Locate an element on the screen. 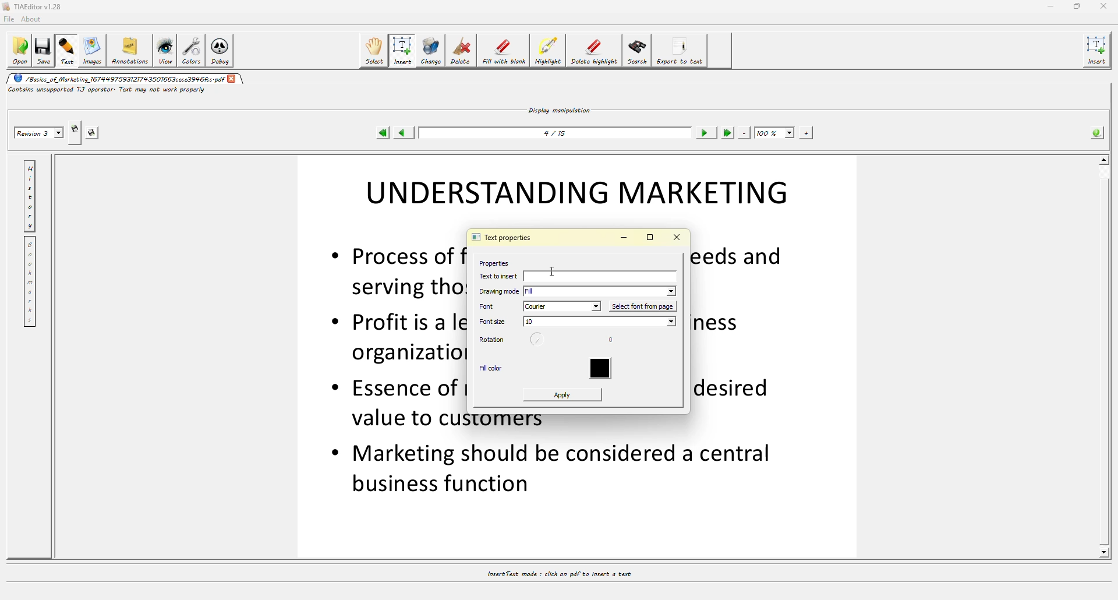  saves the revision is located at coordinates (94, 134).